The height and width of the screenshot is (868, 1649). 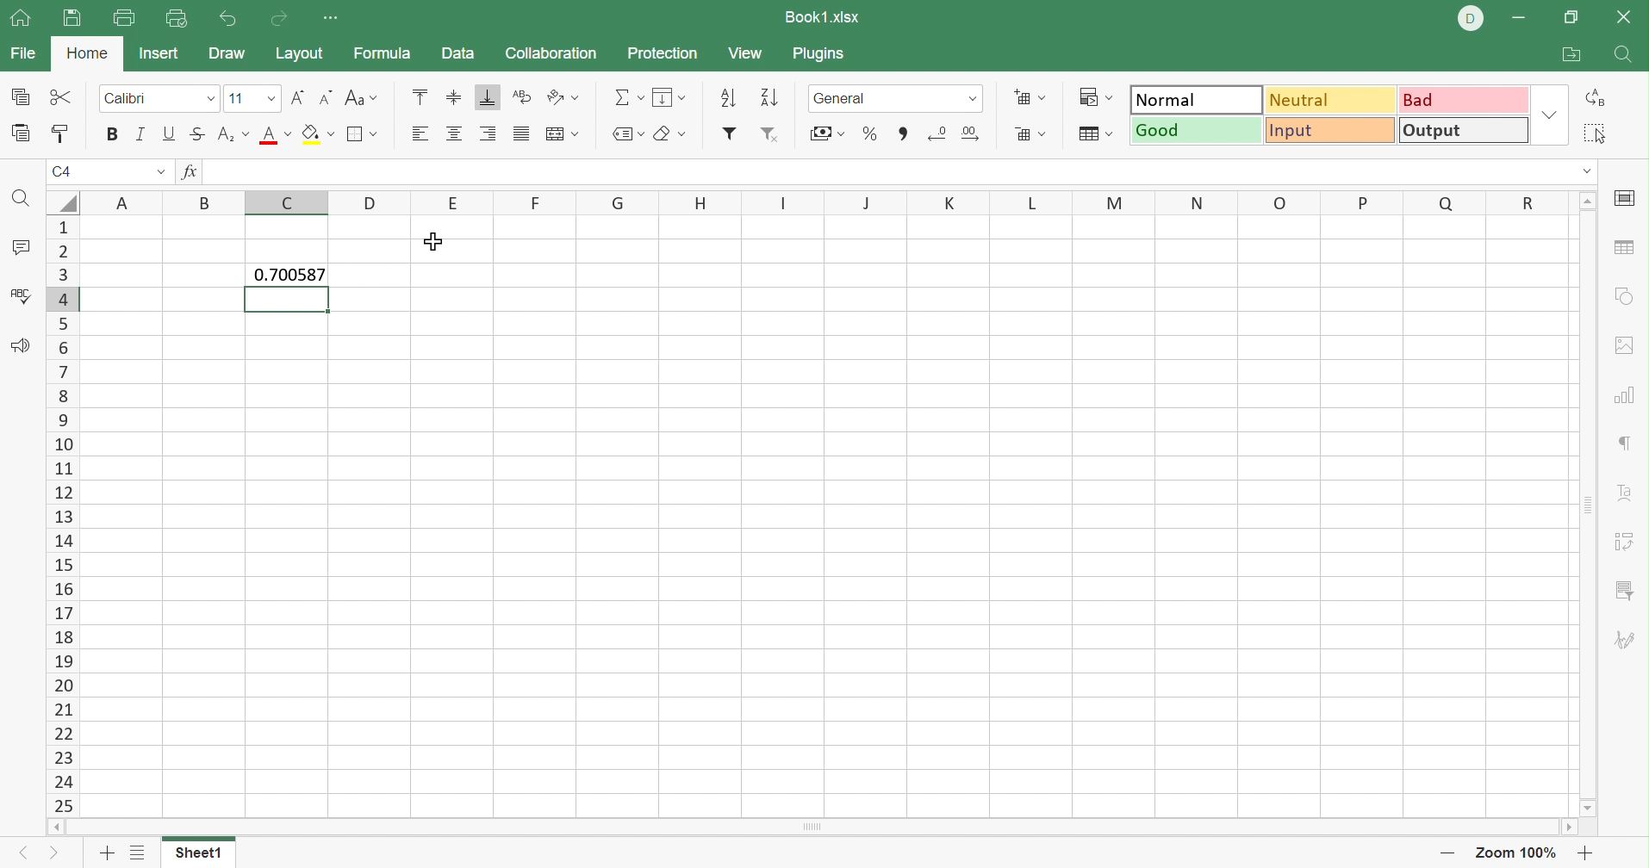 What do you see at coordinates (660, 52) in the screenshot?
I see `Protection` at bounding box center [660, 52].